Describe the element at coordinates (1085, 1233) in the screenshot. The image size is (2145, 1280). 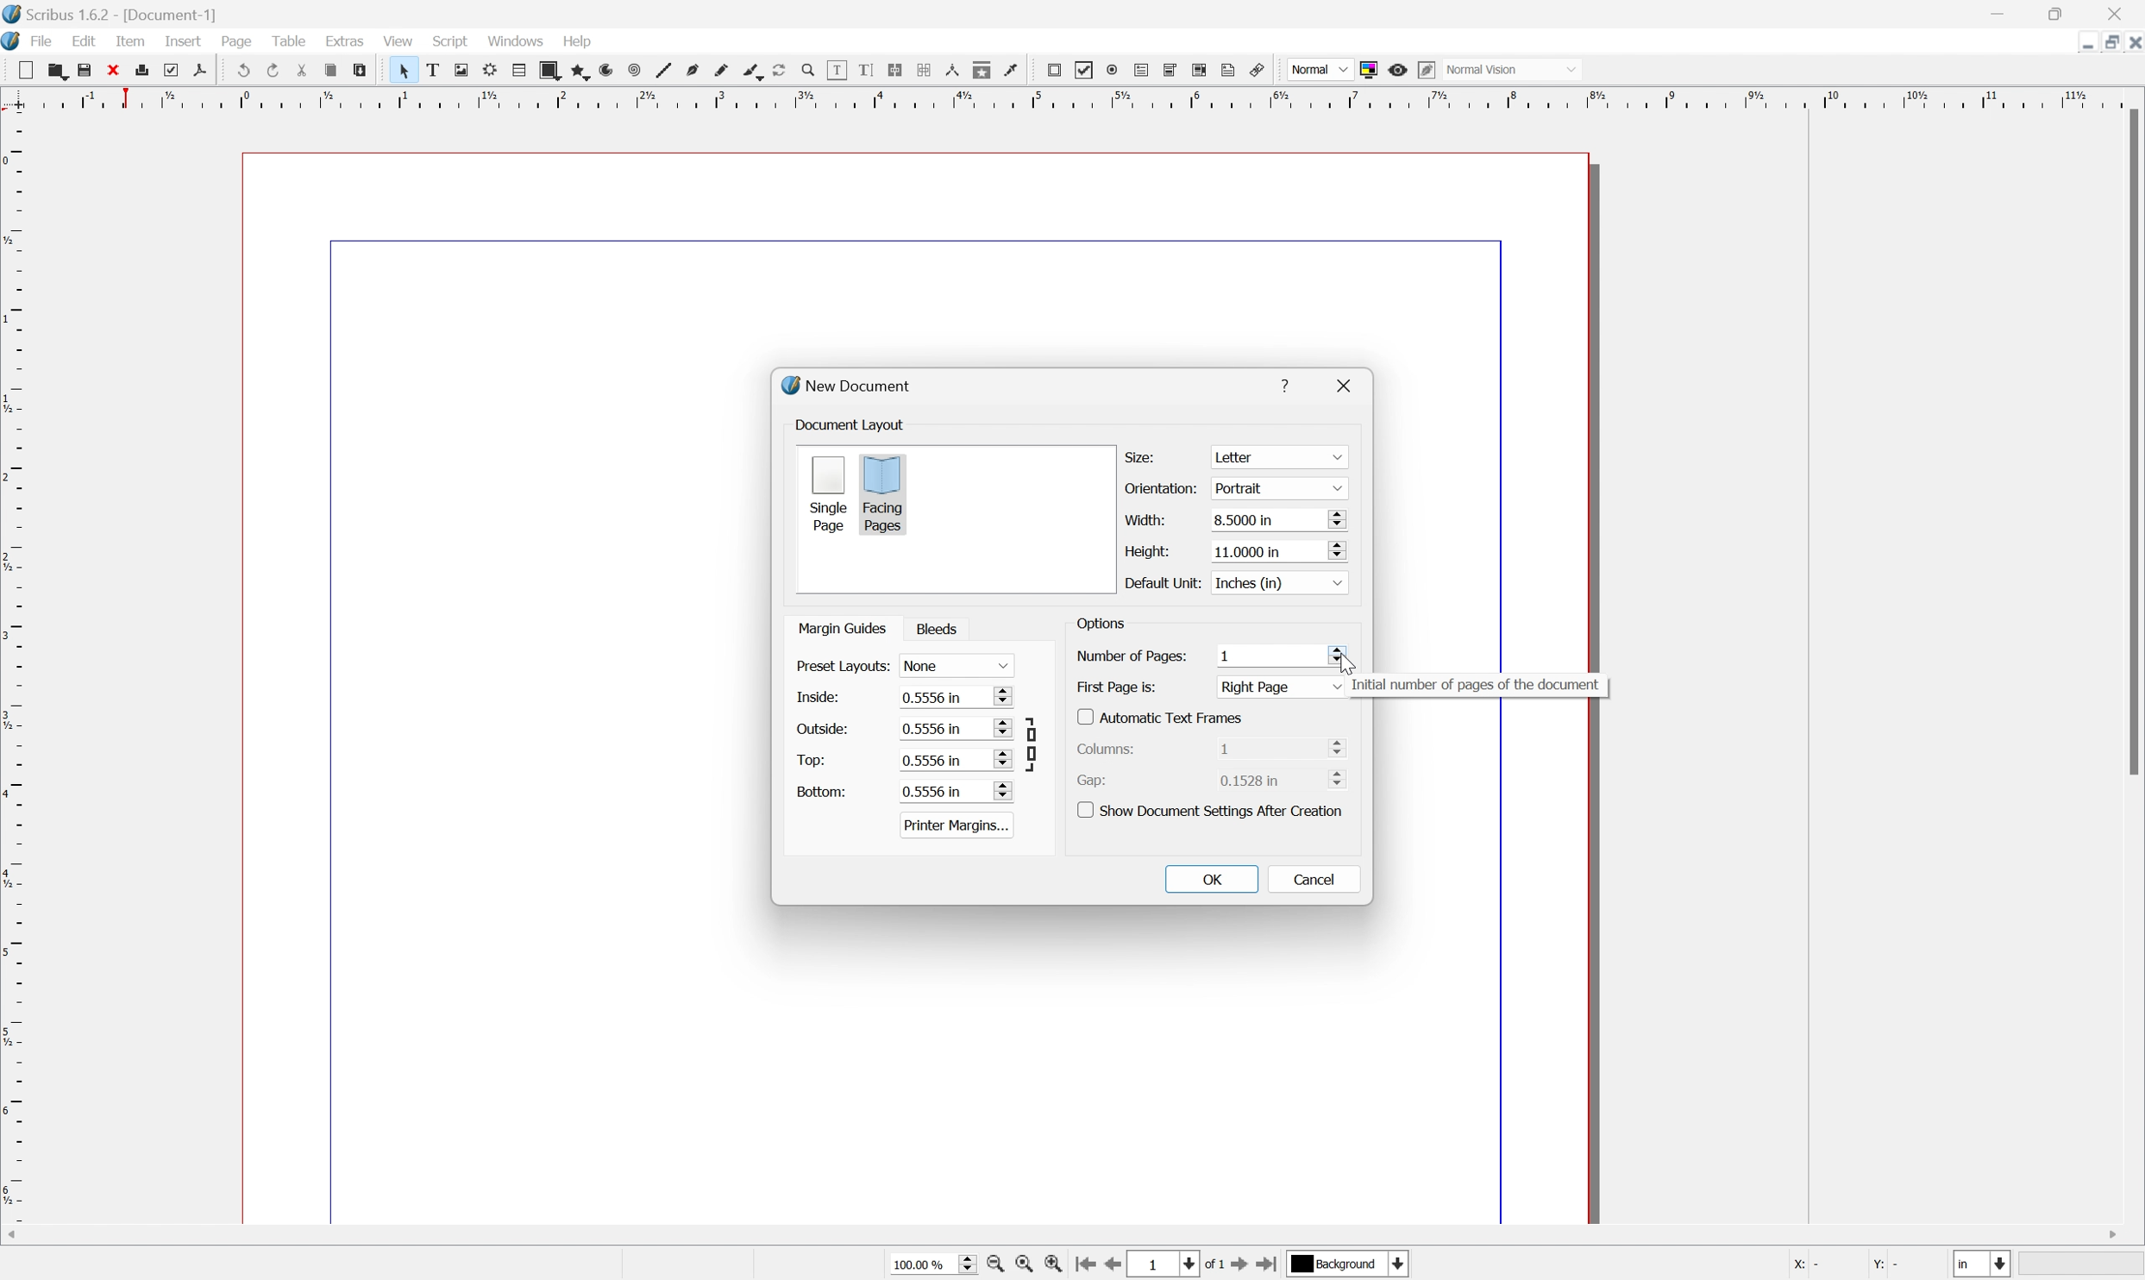
I see `Scroll bar` at that location.